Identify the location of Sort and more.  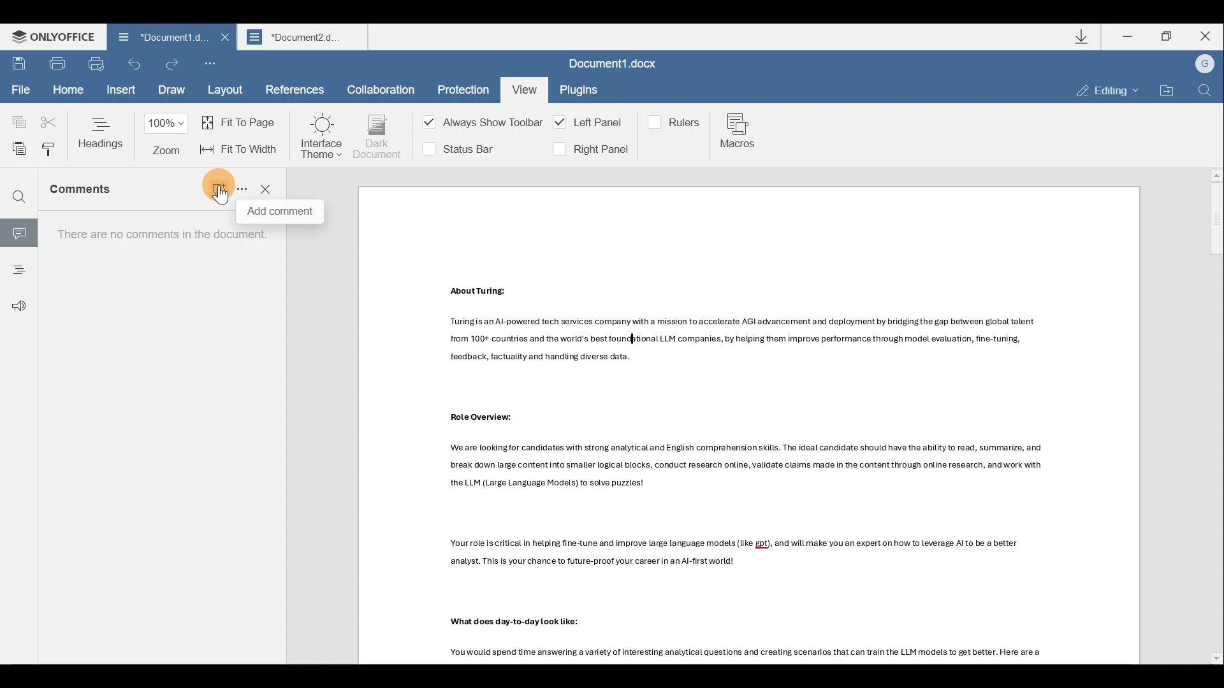
(240, 188).